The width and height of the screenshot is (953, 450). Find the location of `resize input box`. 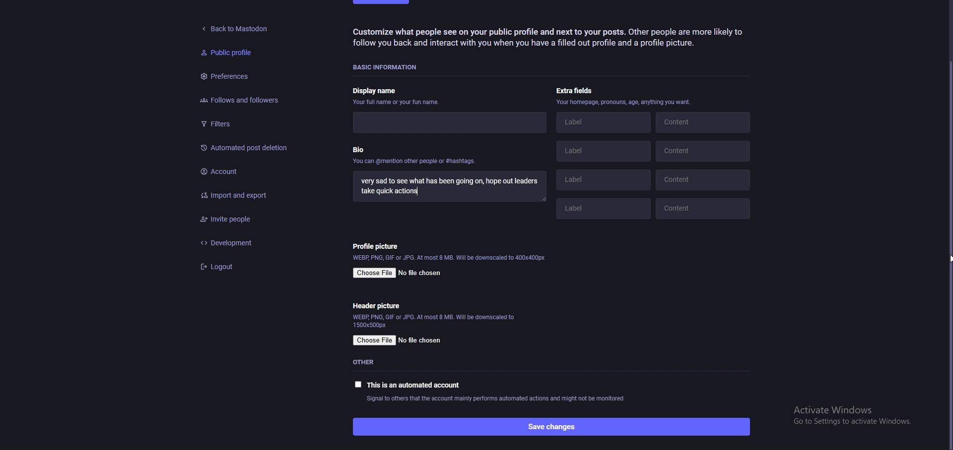

resize input box is located at coordinates (545, 200).